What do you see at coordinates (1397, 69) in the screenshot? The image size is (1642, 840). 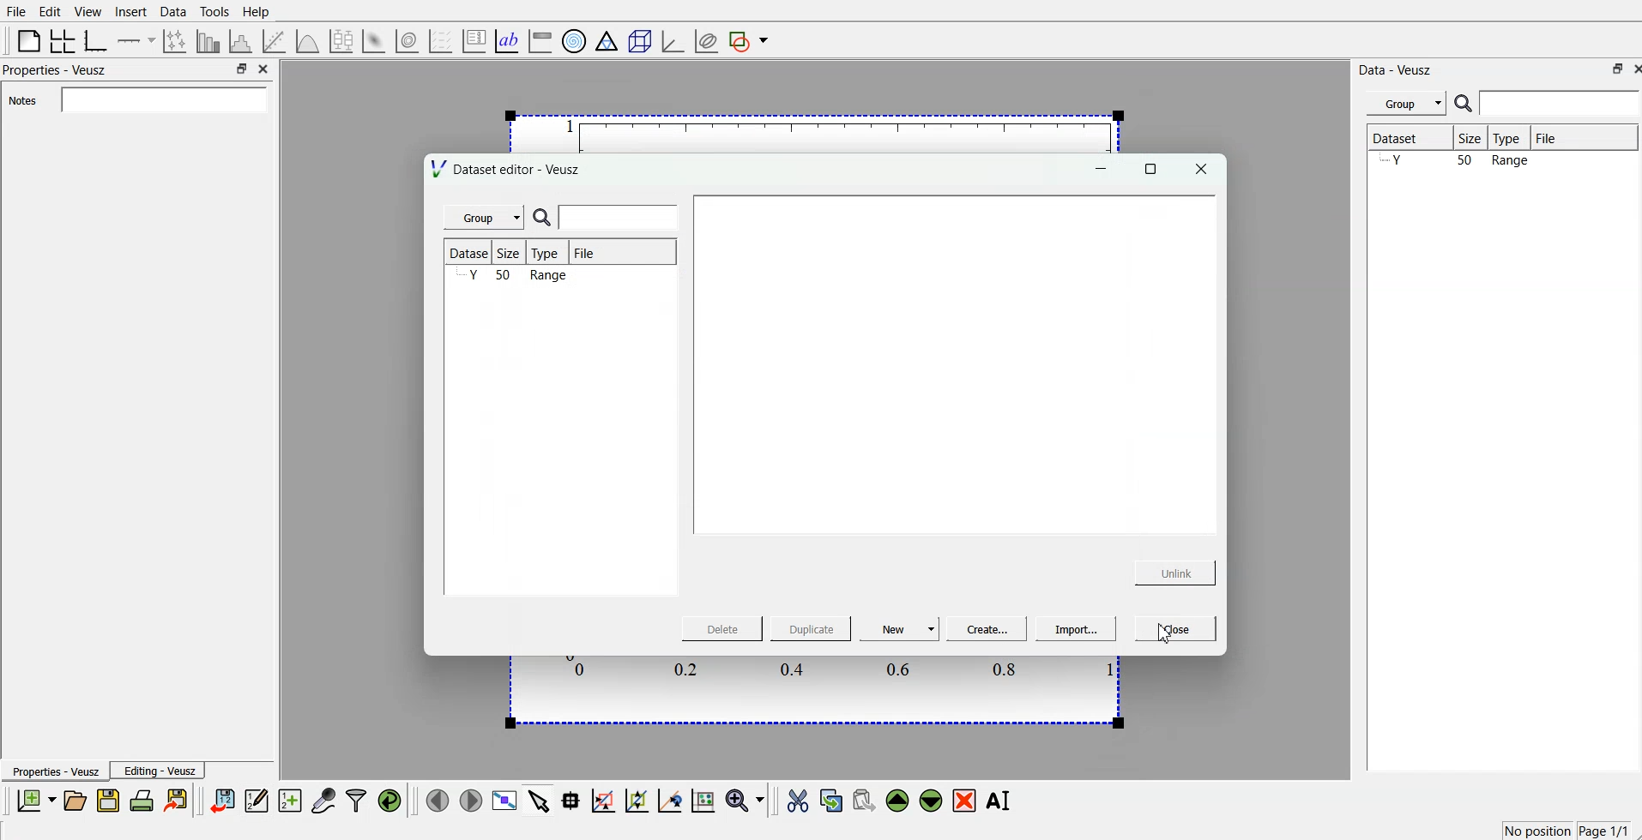 I see `Data - Veusz` at bounding box center [1397, 69].